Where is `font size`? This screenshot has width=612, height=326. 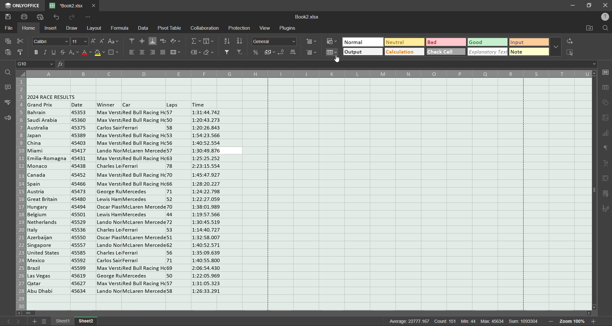
font size is located at coordinates (79, 41).